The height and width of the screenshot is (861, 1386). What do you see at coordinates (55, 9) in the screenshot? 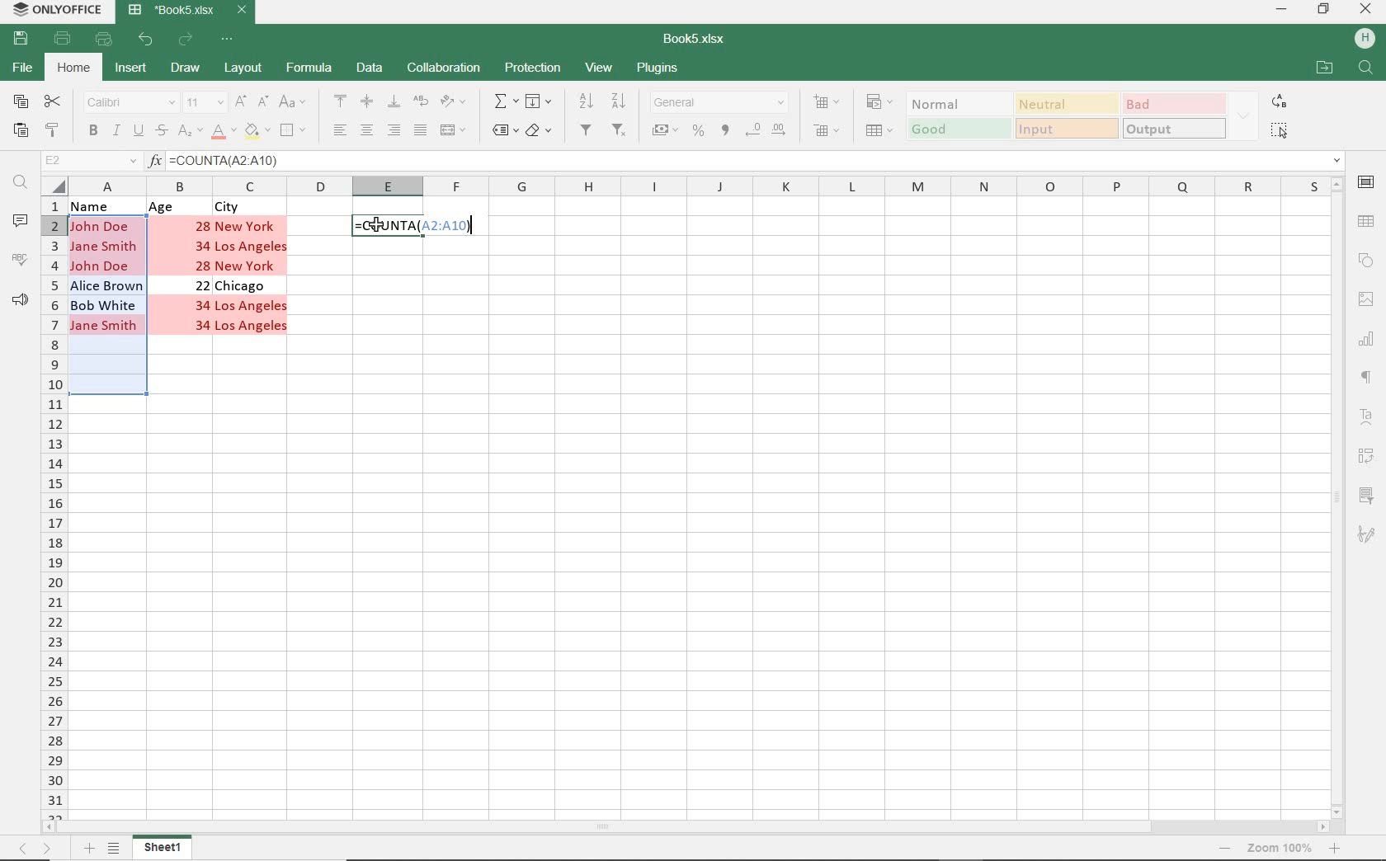
I see `SYSTEM NAME` at bounding box center [55, 9].